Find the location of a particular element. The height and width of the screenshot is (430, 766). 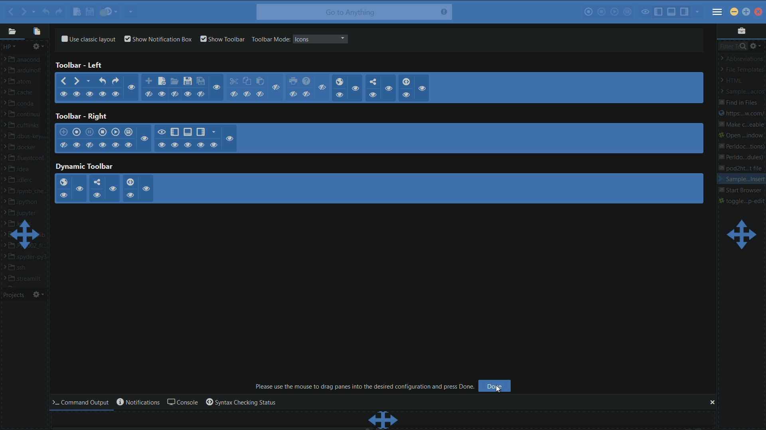

toolbar right is located at coordinates (81, 116).